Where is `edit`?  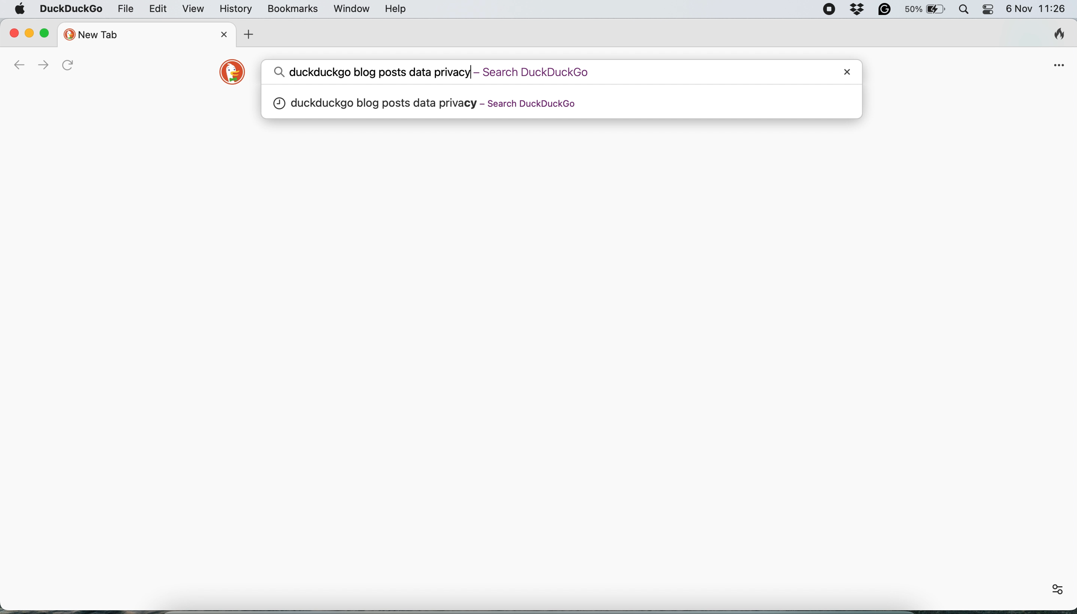
edit is located at coordinates (158, 10).